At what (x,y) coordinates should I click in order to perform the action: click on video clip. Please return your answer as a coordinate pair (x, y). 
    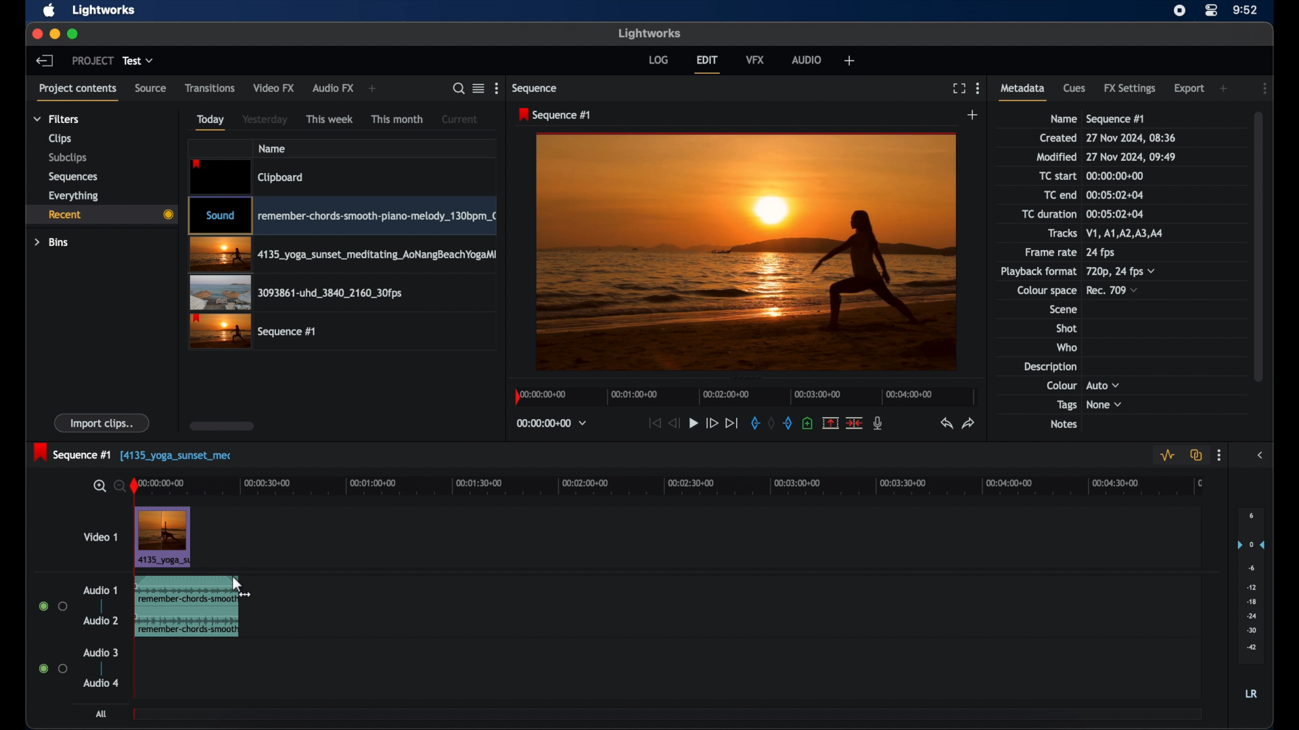
    Looking at the image, I should click on (163, 538).